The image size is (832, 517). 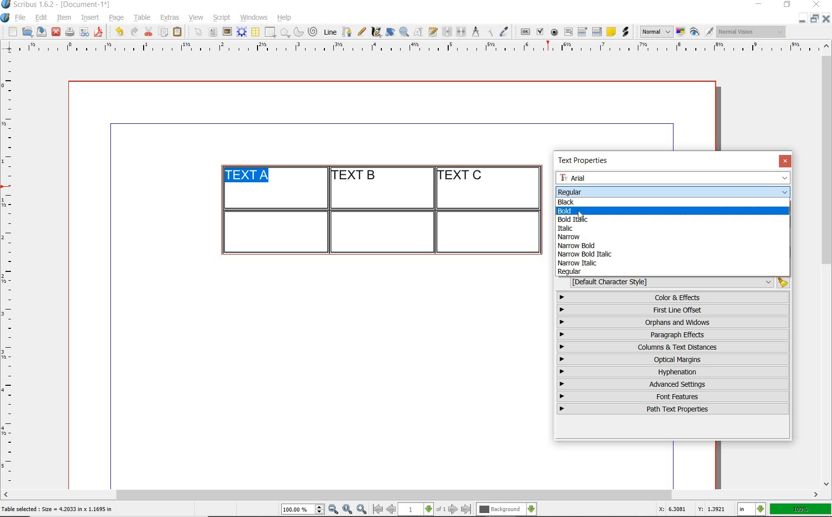 I want to click on zoom in, so click(x=362, y=510).